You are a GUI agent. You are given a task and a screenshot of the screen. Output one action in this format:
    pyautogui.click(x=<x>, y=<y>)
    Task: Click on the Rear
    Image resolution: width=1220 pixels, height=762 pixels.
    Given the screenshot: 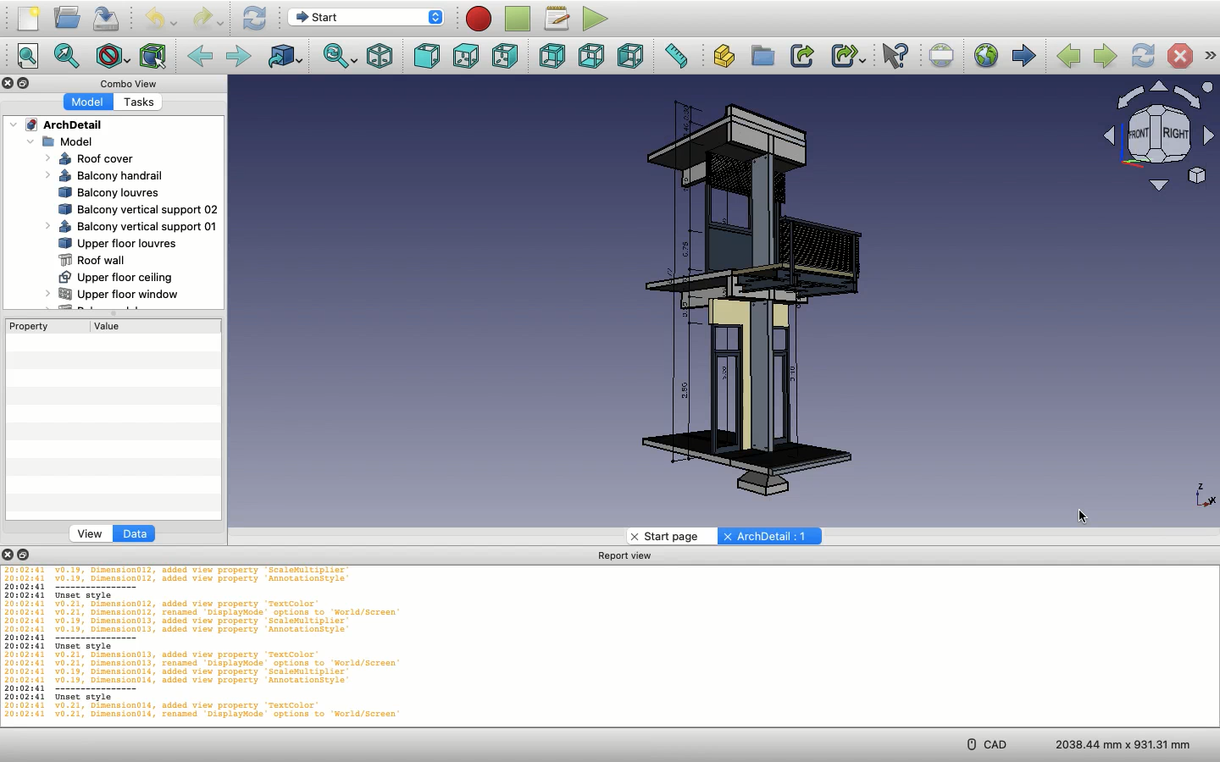 What is the action you would take?
    pyautogui.click(x=553, y=56)
    